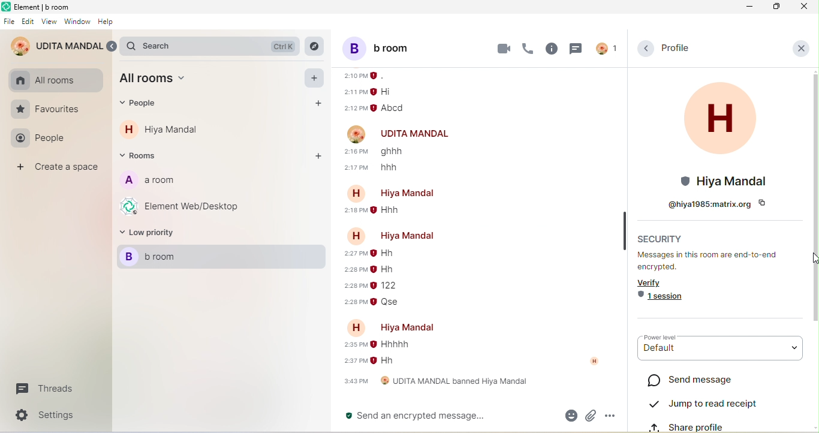 The height and width of the screenshot is (433, 819). Describe the element at coordinates (113, 47) in the screenshot. I see `expand` at that location.